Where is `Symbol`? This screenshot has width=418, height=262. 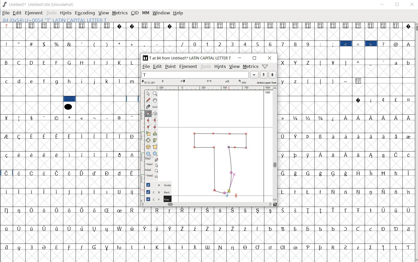 Symbol is located at coordinates (221, 247).